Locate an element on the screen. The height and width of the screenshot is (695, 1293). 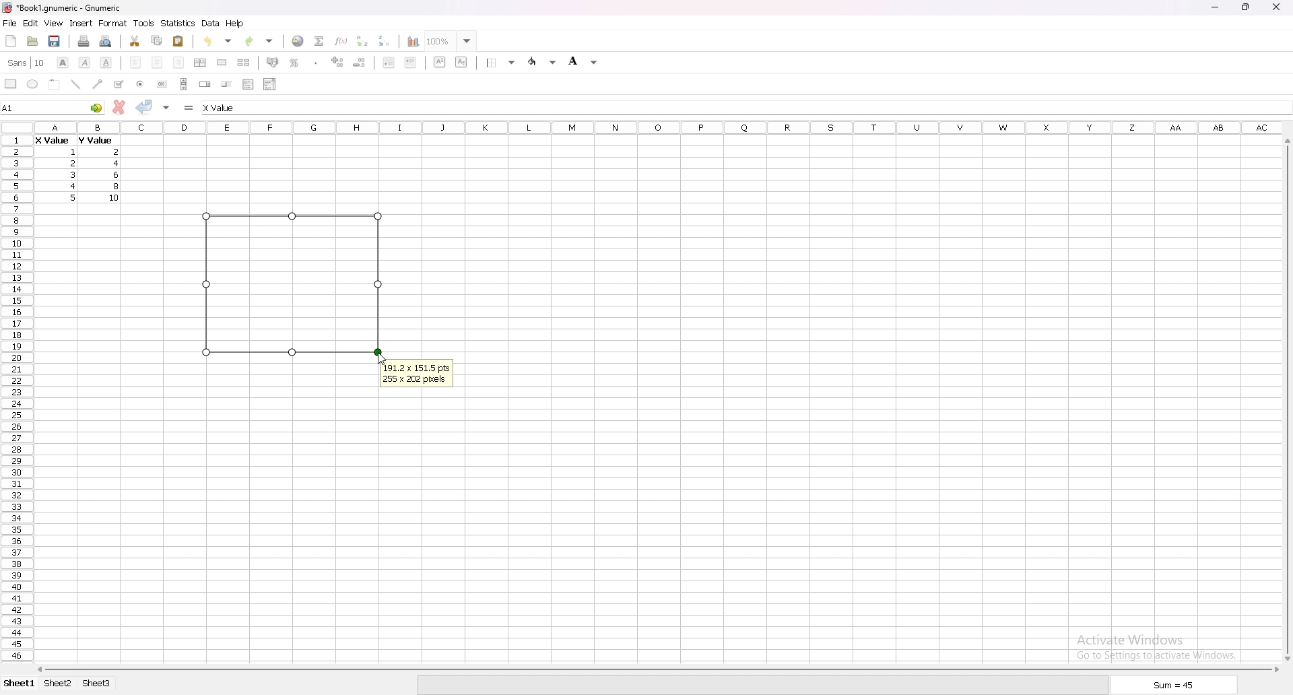
radio button is located at coordinates (141, 84).